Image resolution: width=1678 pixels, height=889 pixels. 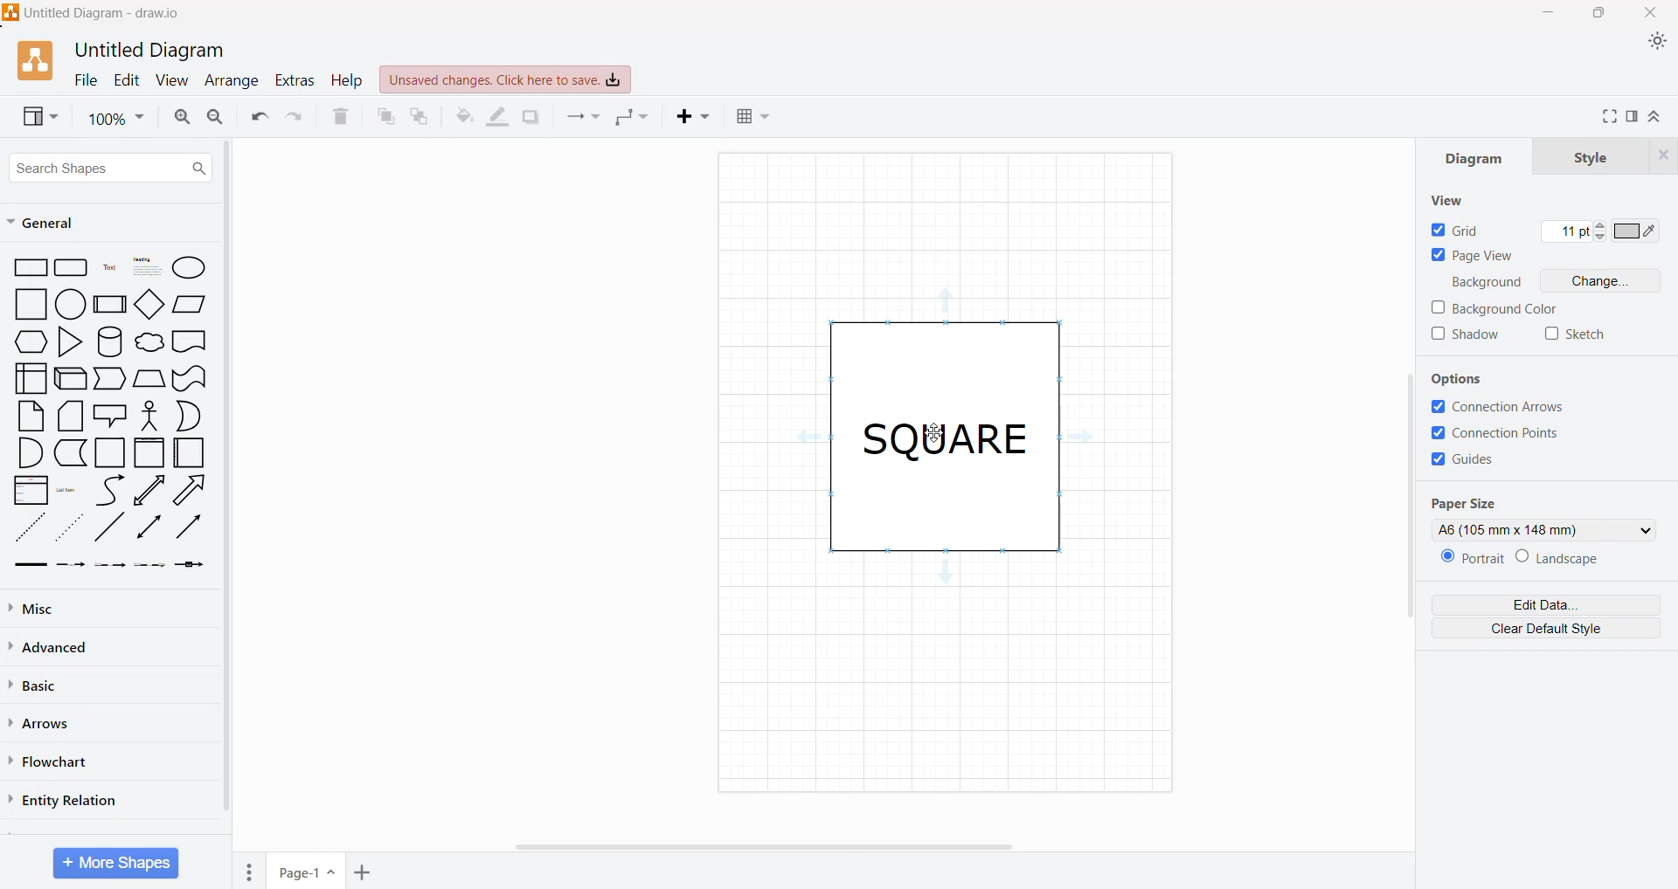 What do you see at coordinates (189, 377) in the screenshot?
I see `Curved Rectangle` at bounding box center [189, 377].